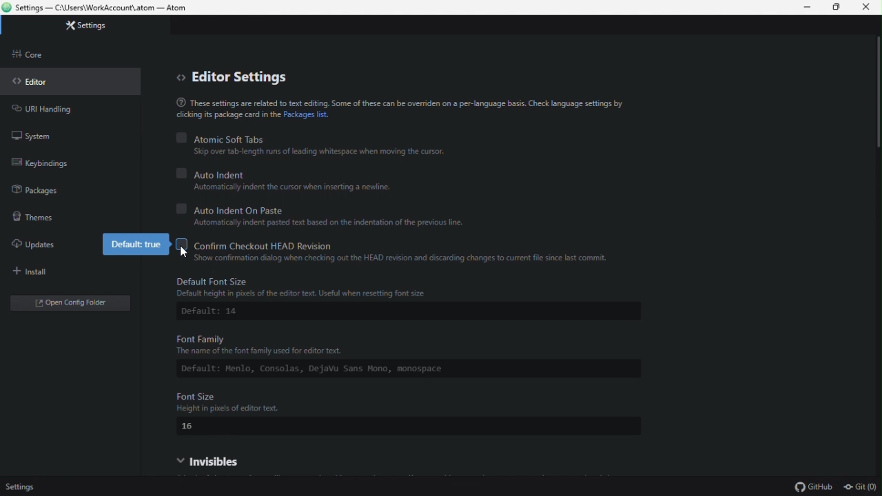  I want to click on git, so click(861, 486).